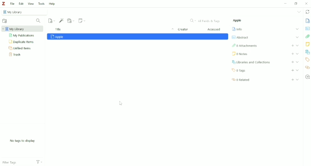 The height and width of the screenshot is (166, 311). Describe the element at coordinates (205, 21) in the screenshot. I see `All Fields & Tags` at that location.